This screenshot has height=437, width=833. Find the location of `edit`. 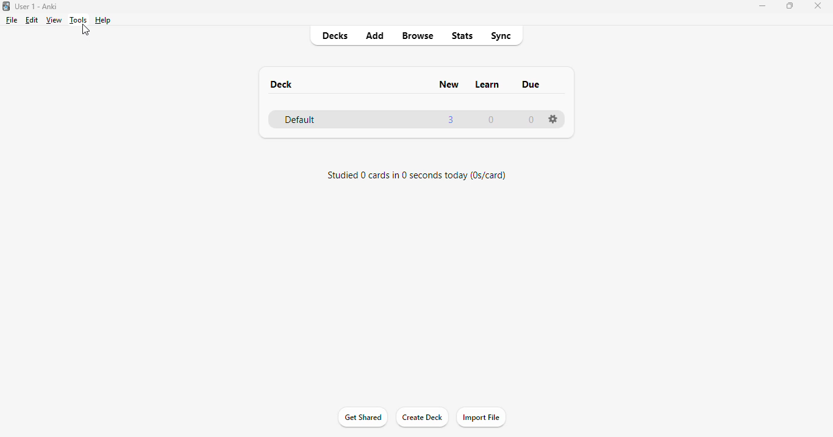

edit is located at coordinates (33, 20).